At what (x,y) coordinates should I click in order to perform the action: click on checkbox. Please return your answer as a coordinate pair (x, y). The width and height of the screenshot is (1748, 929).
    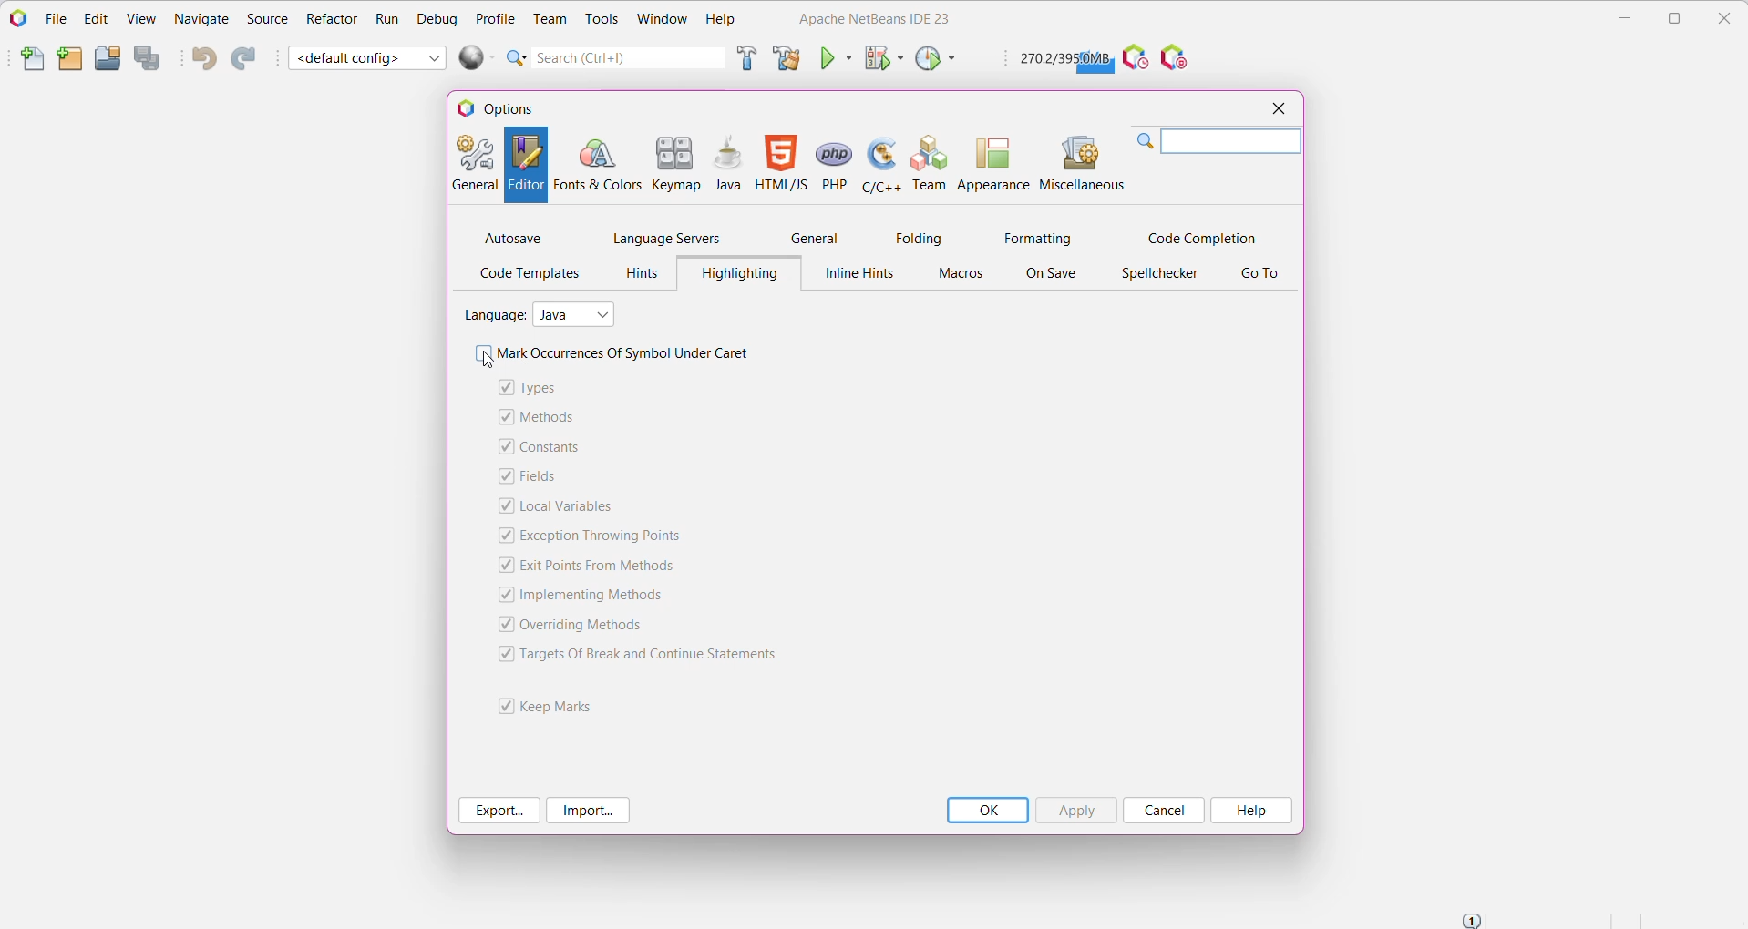
    Looking at the image, I should click on (503, 536).